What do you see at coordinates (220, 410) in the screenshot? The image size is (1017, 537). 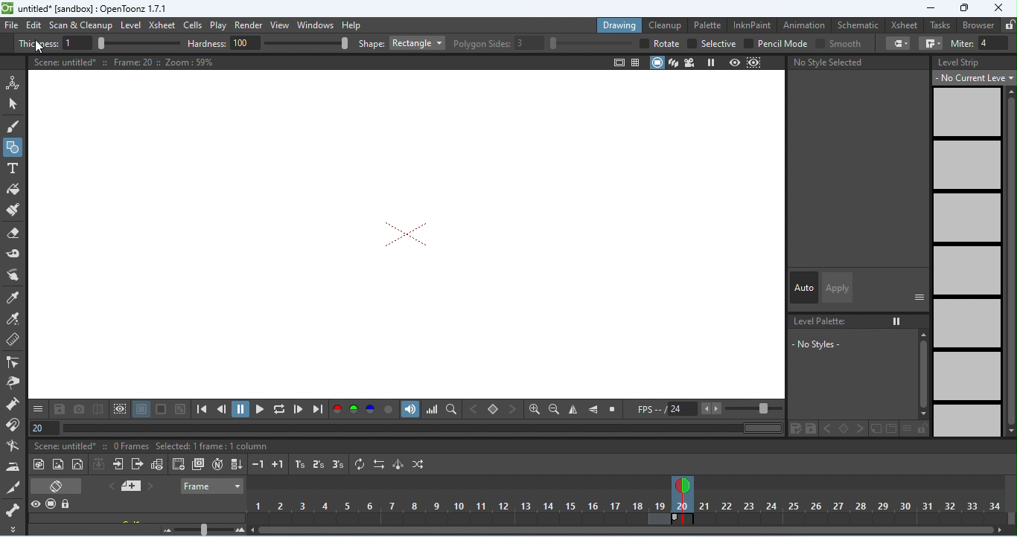 I see `previous frame` at bounding box center [220, 410].